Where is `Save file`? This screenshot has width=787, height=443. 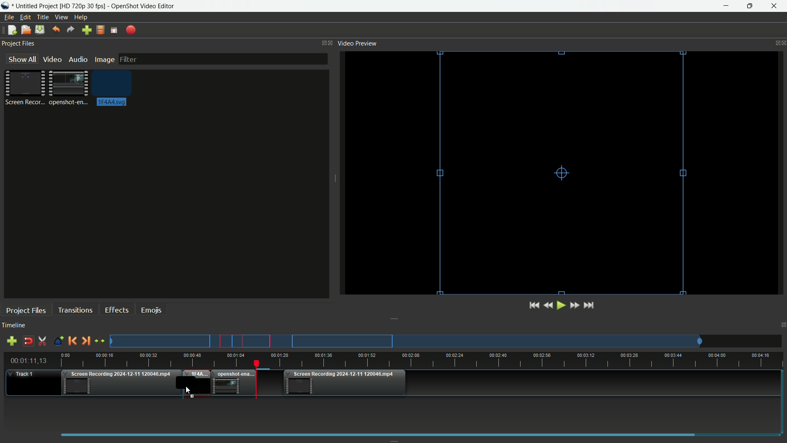 Save file is located at coordinates (40, 30).